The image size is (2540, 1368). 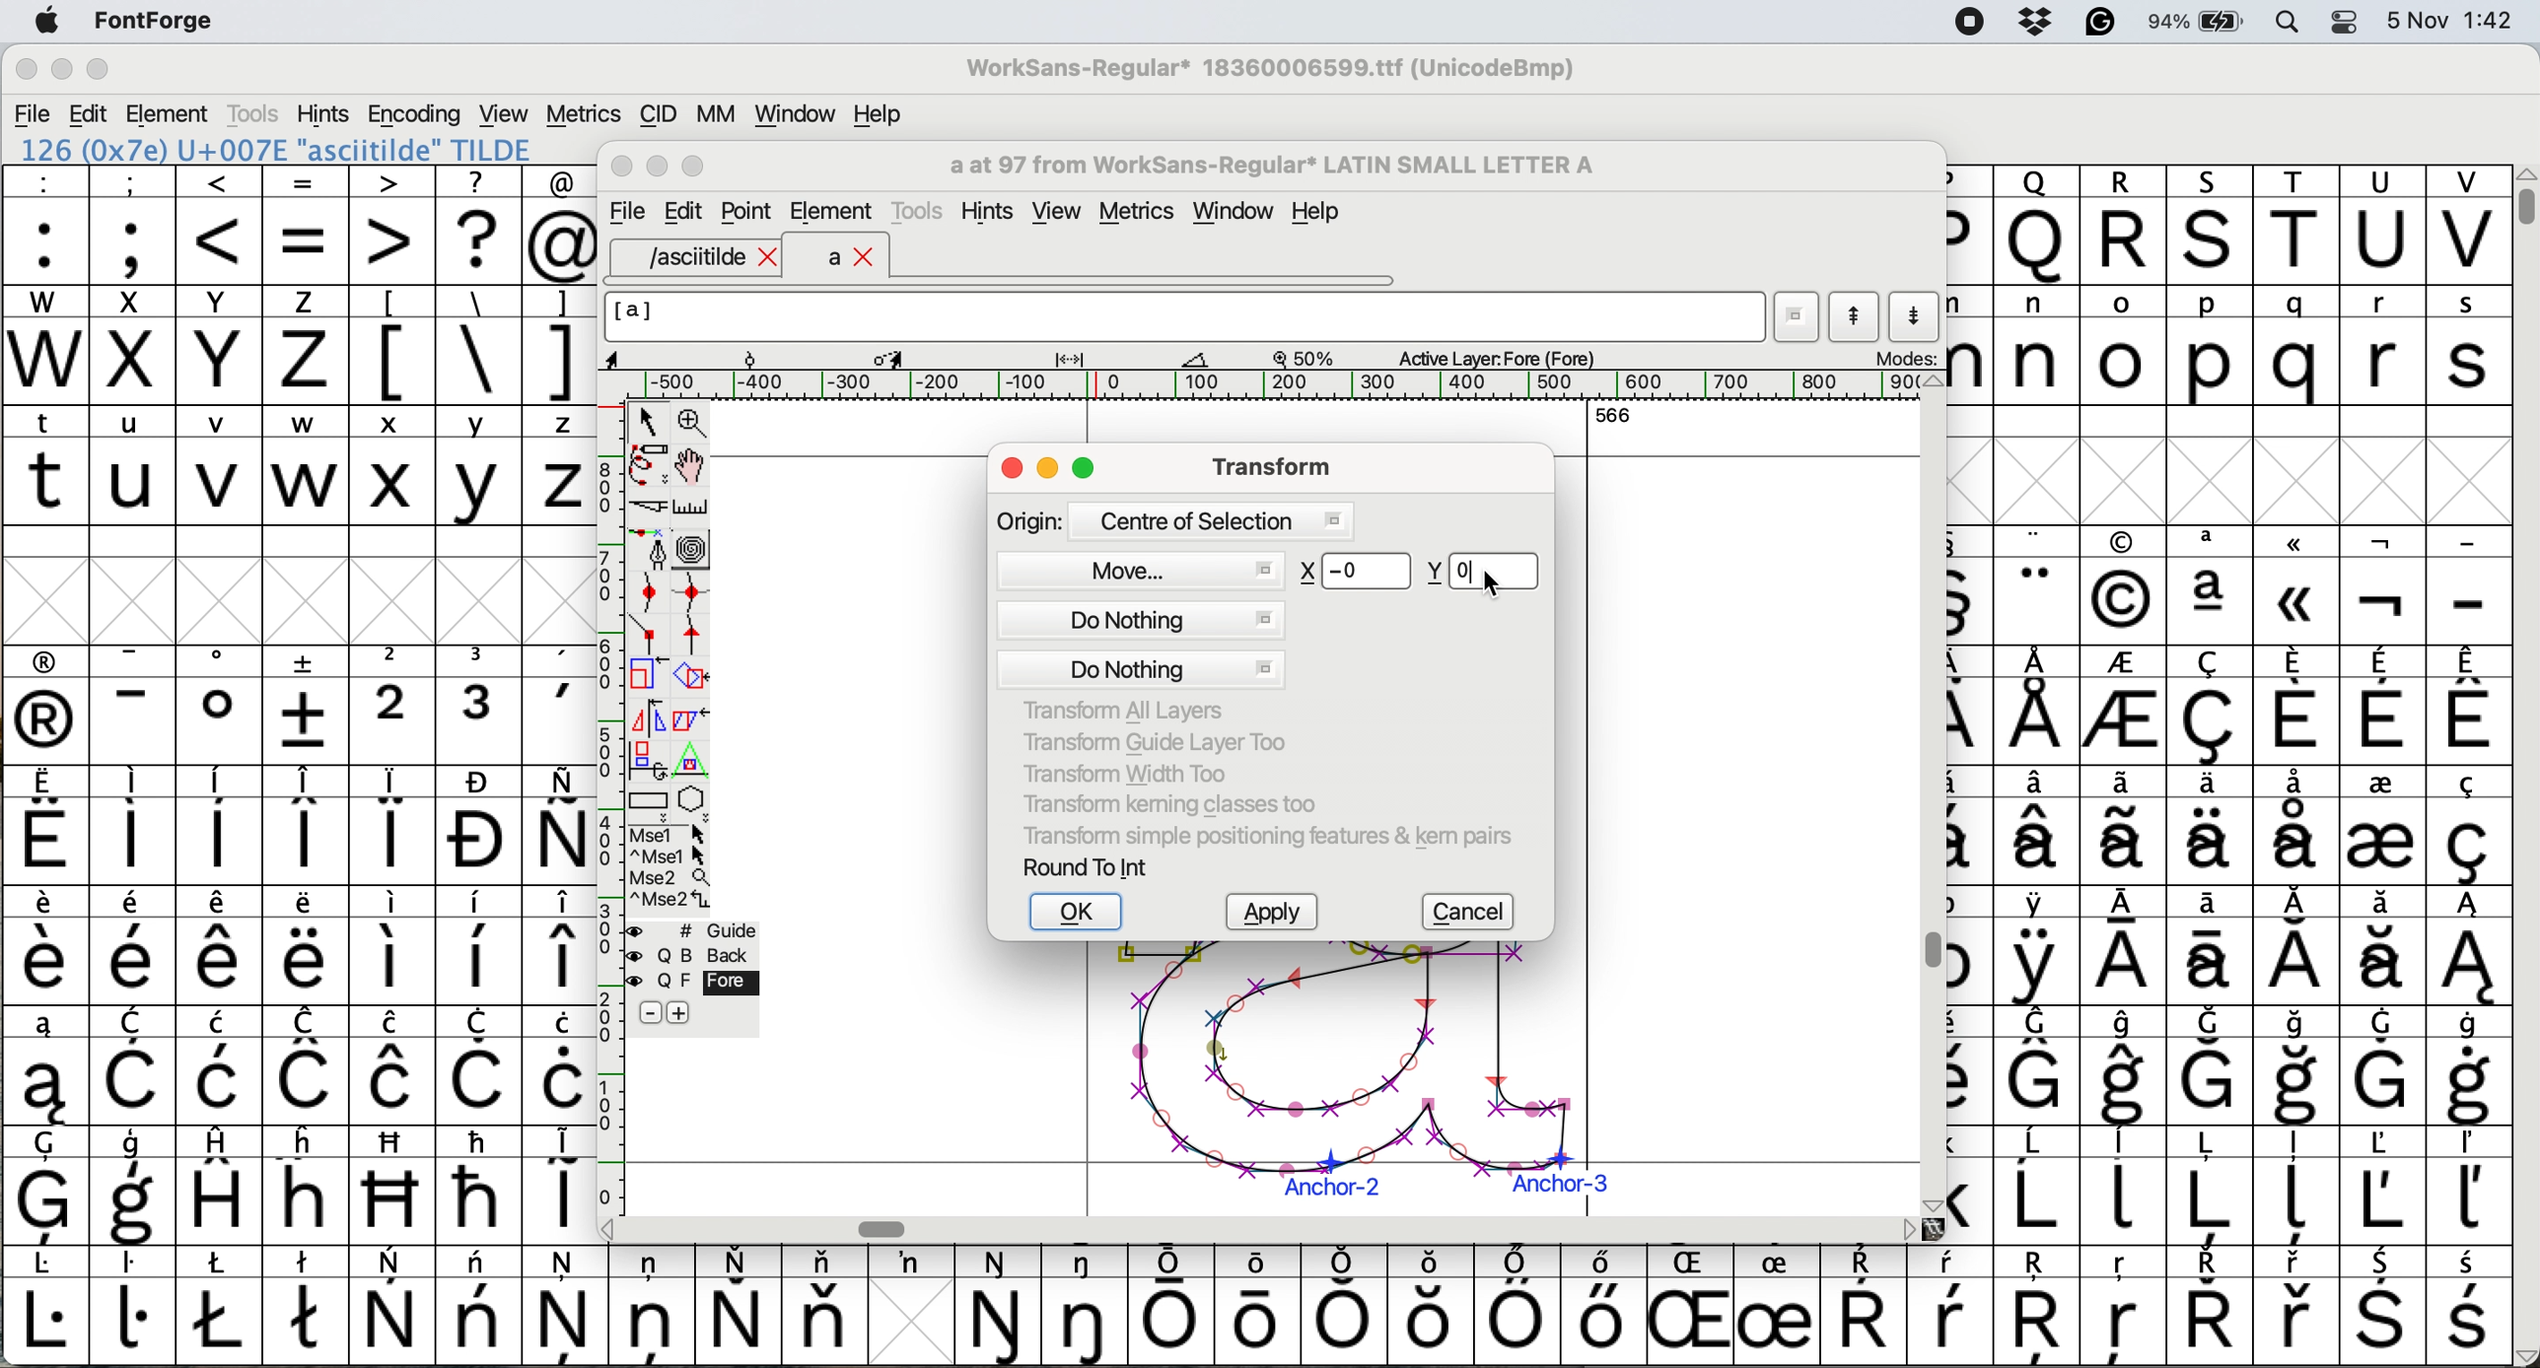 I want to click on vertical scroll bar, so click(x=2522, y=197).